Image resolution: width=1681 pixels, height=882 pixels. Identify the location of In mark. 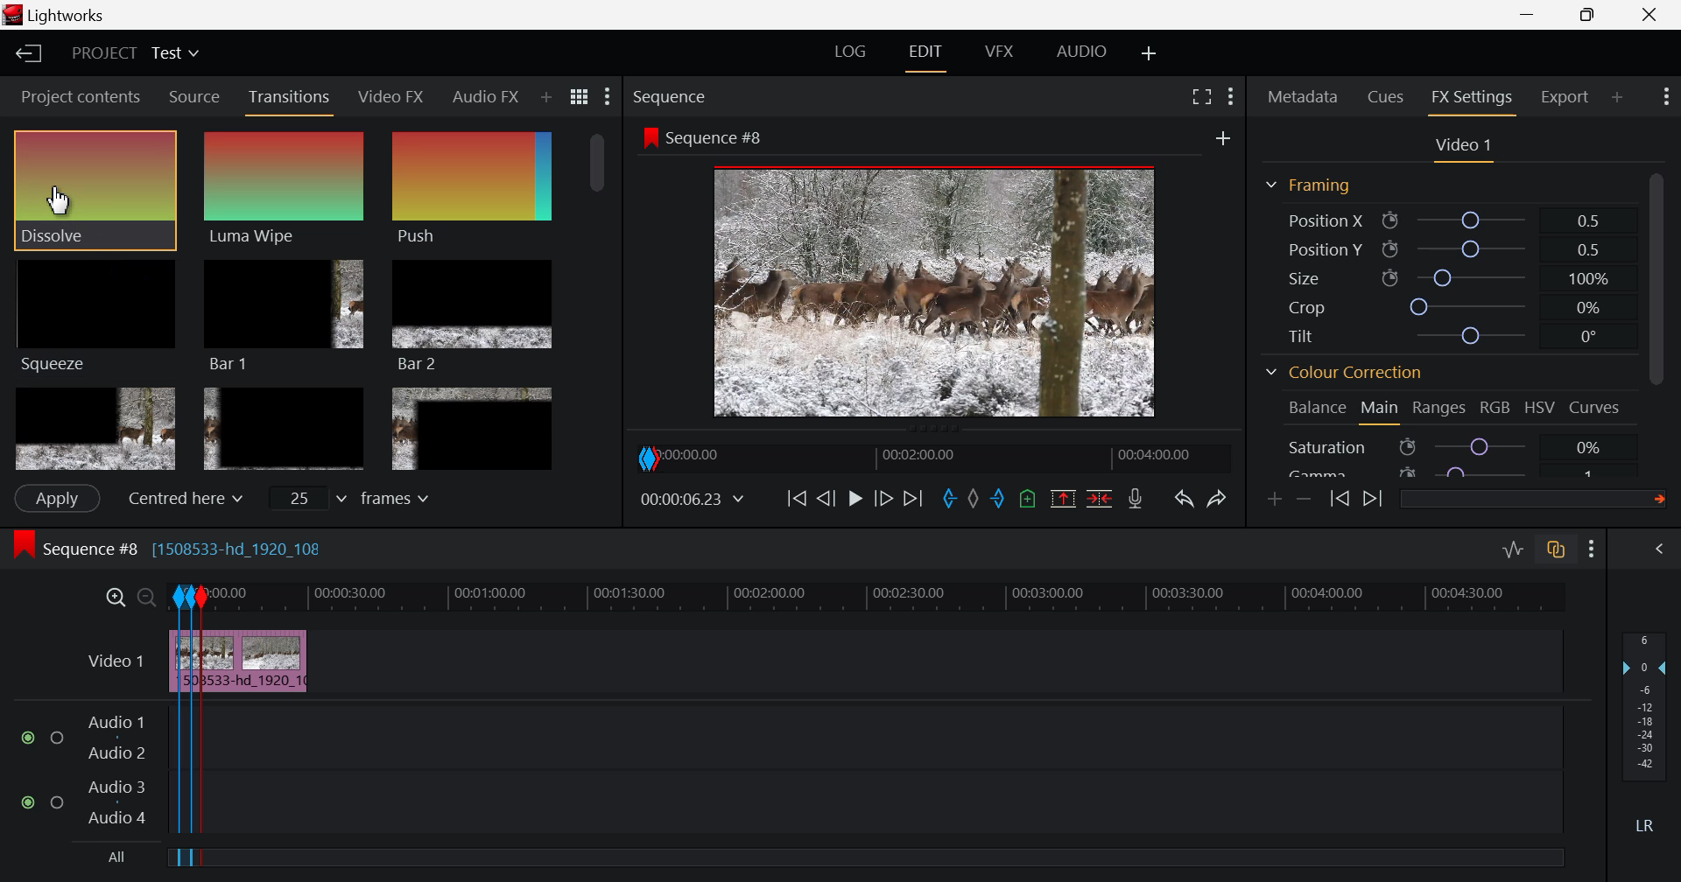
(946, 500).